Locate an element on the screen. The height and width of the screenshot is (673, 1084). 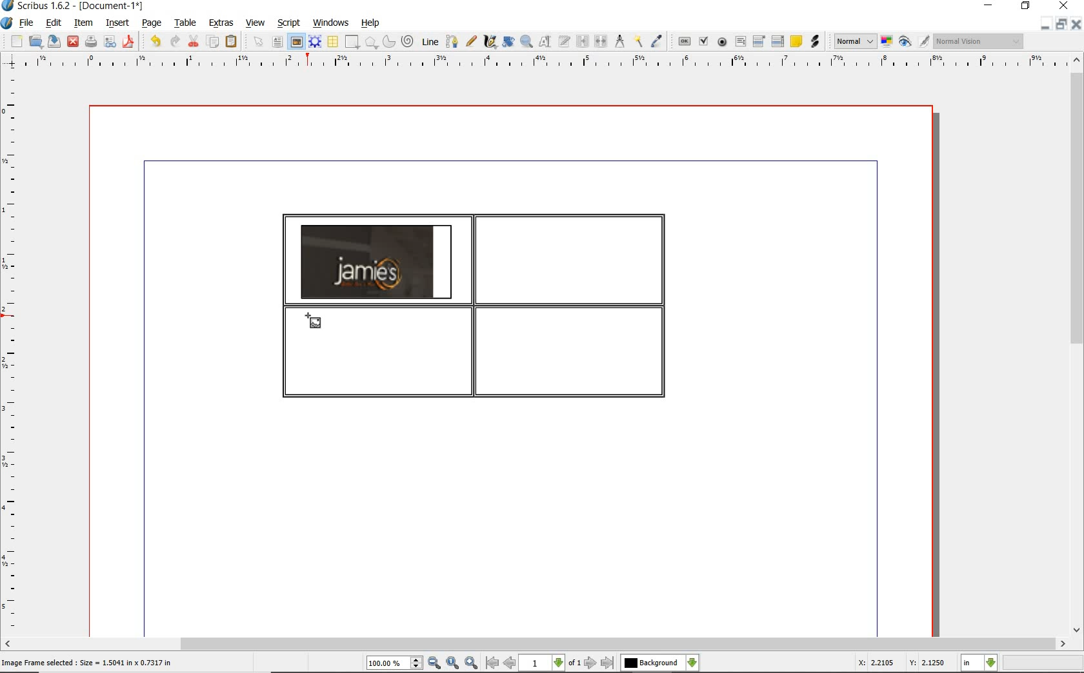
calligraphic line is located at coordinates (490, 42).